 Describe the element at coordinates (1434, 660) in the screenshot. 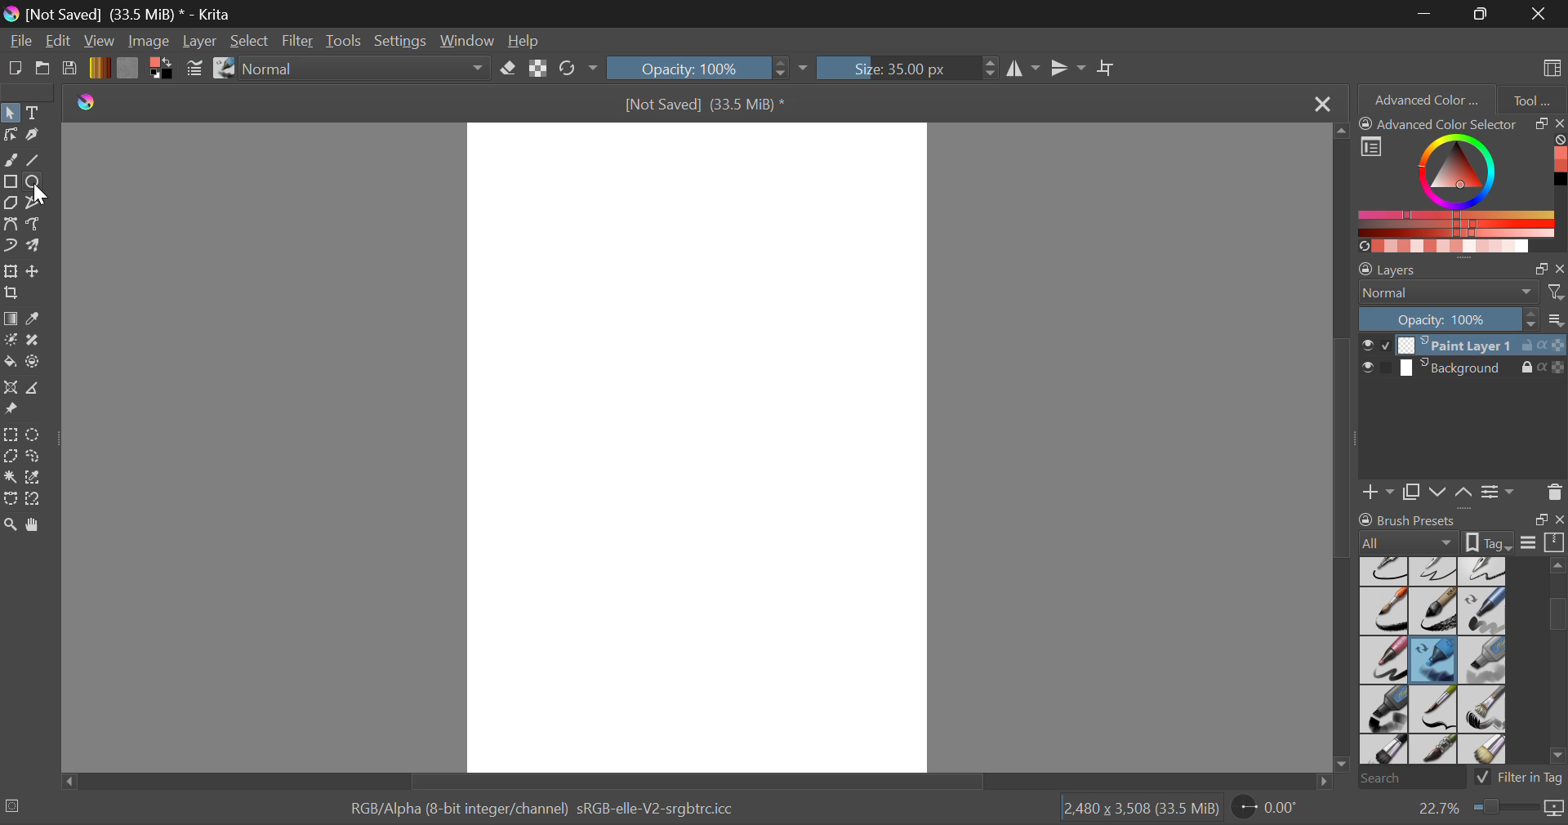

I see `Marker Dry` at that location.